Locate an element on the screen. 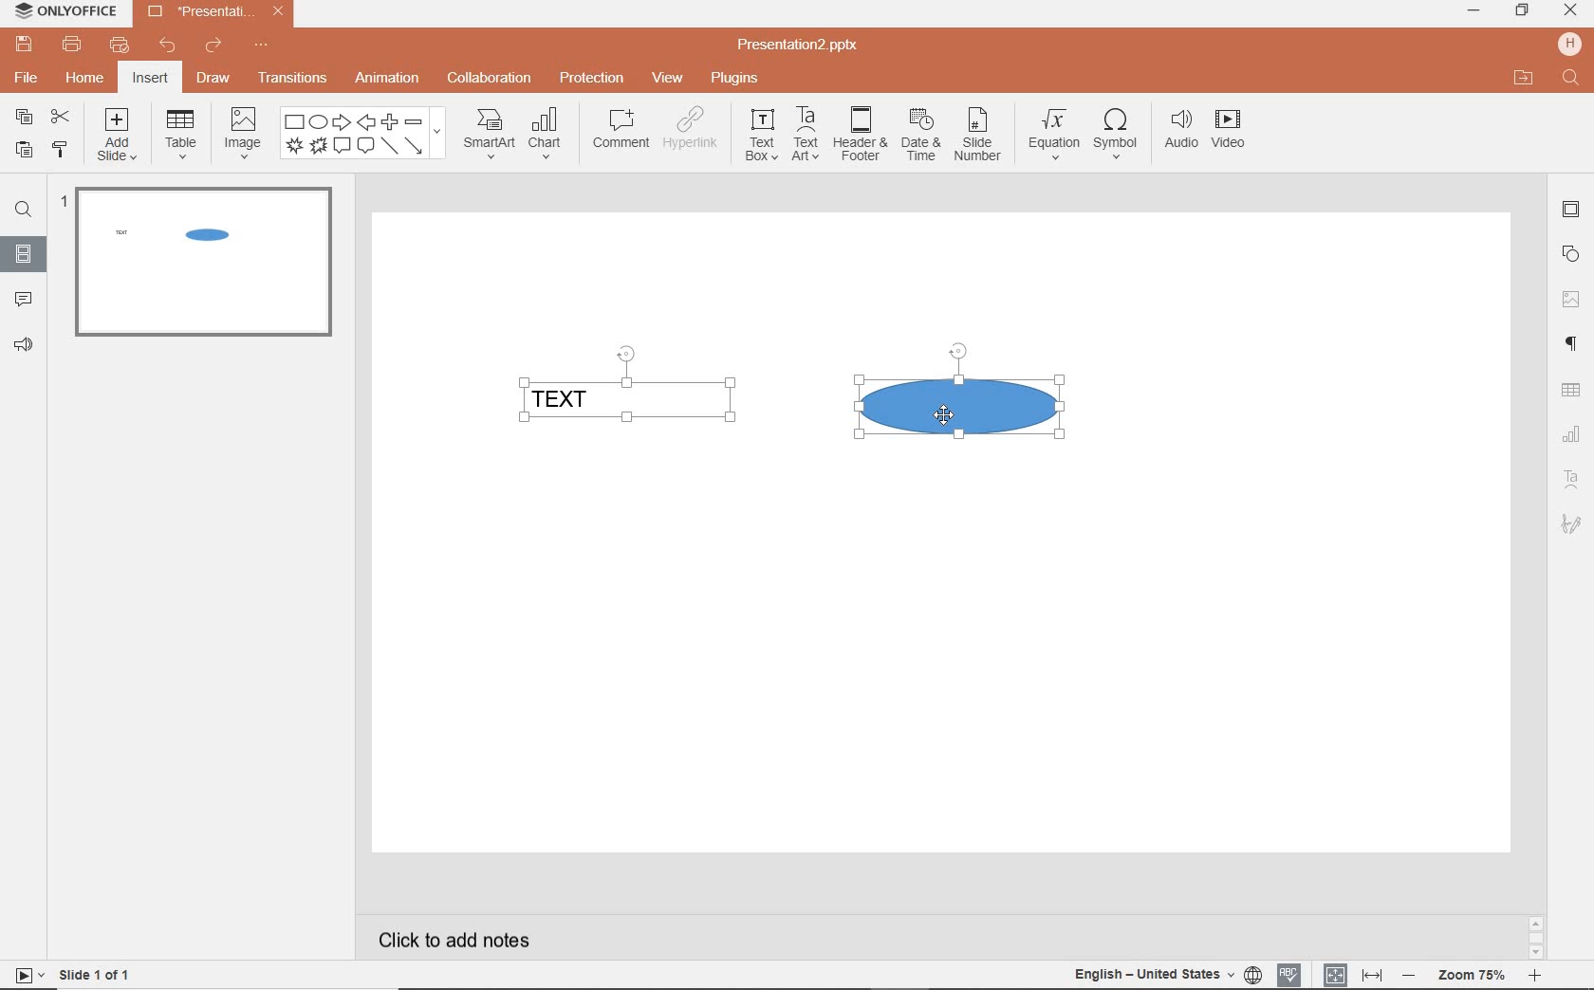 The width and height of the screenshot is (1594, 990). undo is located at coordinates (161, 46).